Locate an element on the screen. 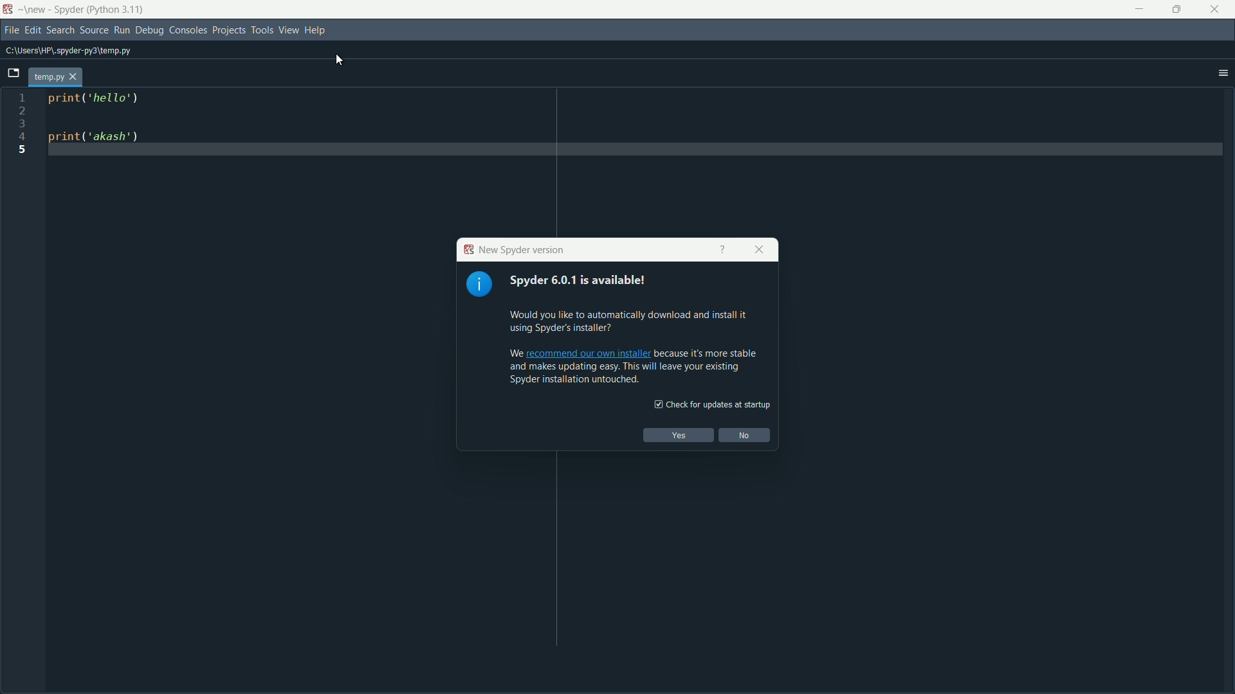 The image size is (1235, 694). options is located at coordinates (1223, 75).